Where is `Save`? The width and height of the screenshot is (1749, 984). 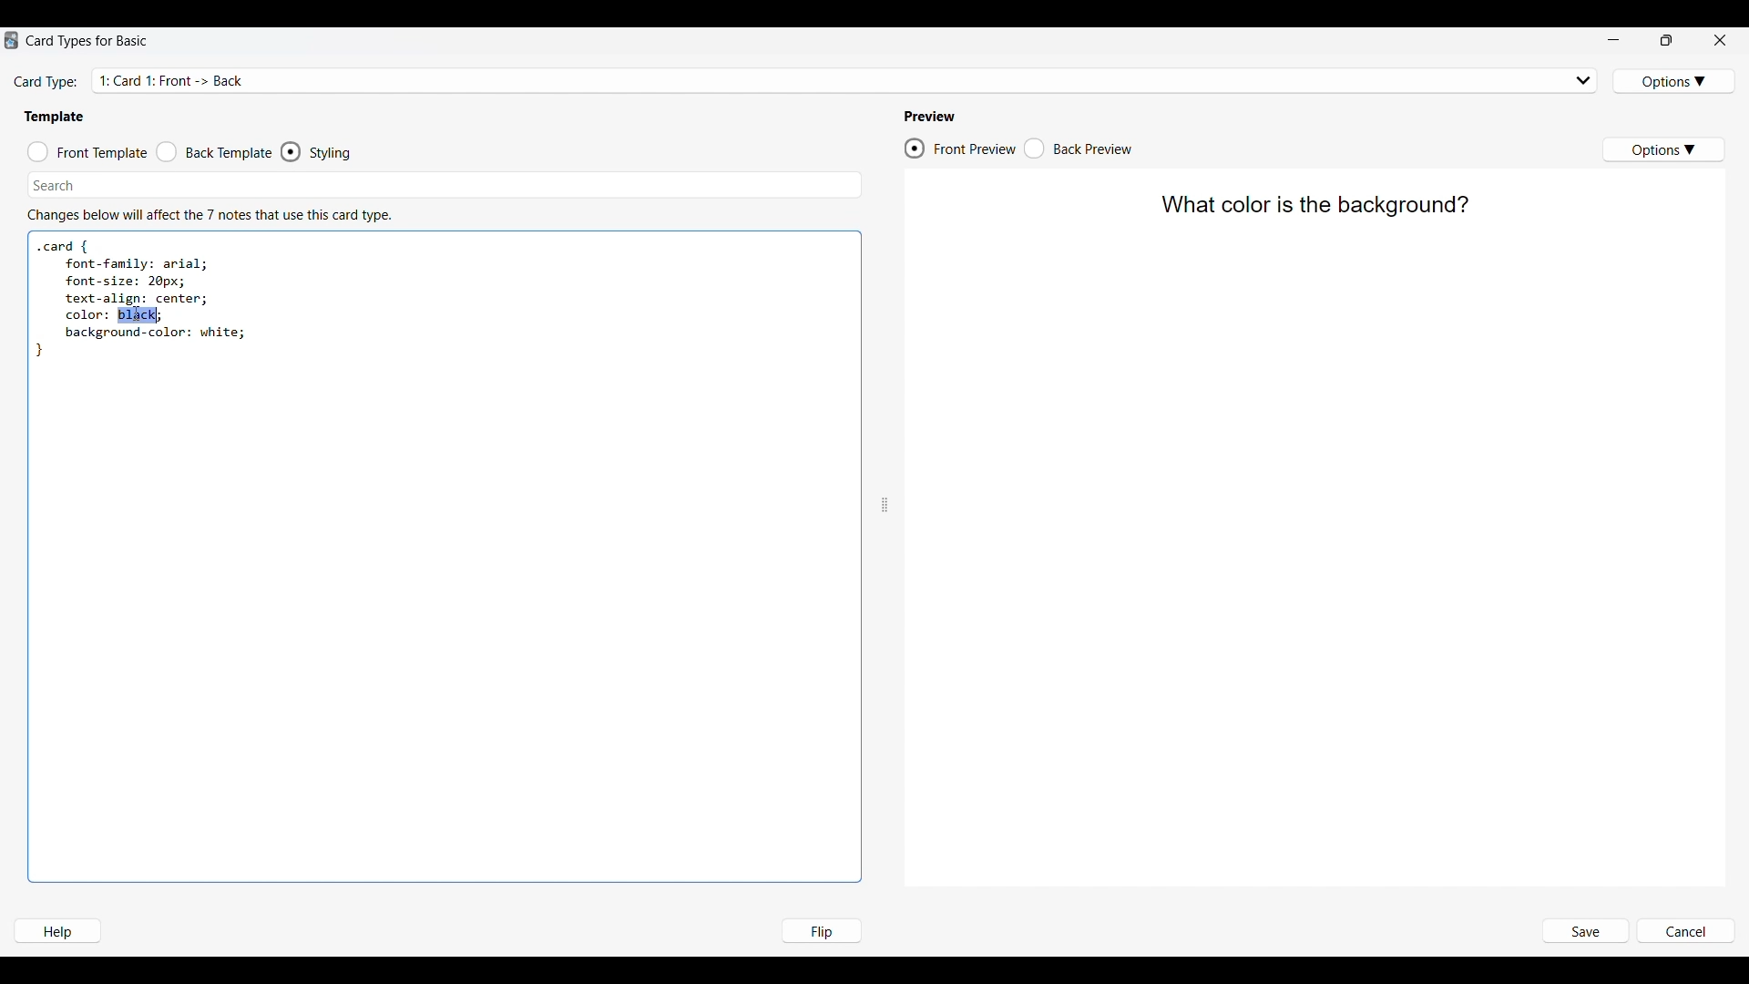 Save is located at coordinates (1584, 932).